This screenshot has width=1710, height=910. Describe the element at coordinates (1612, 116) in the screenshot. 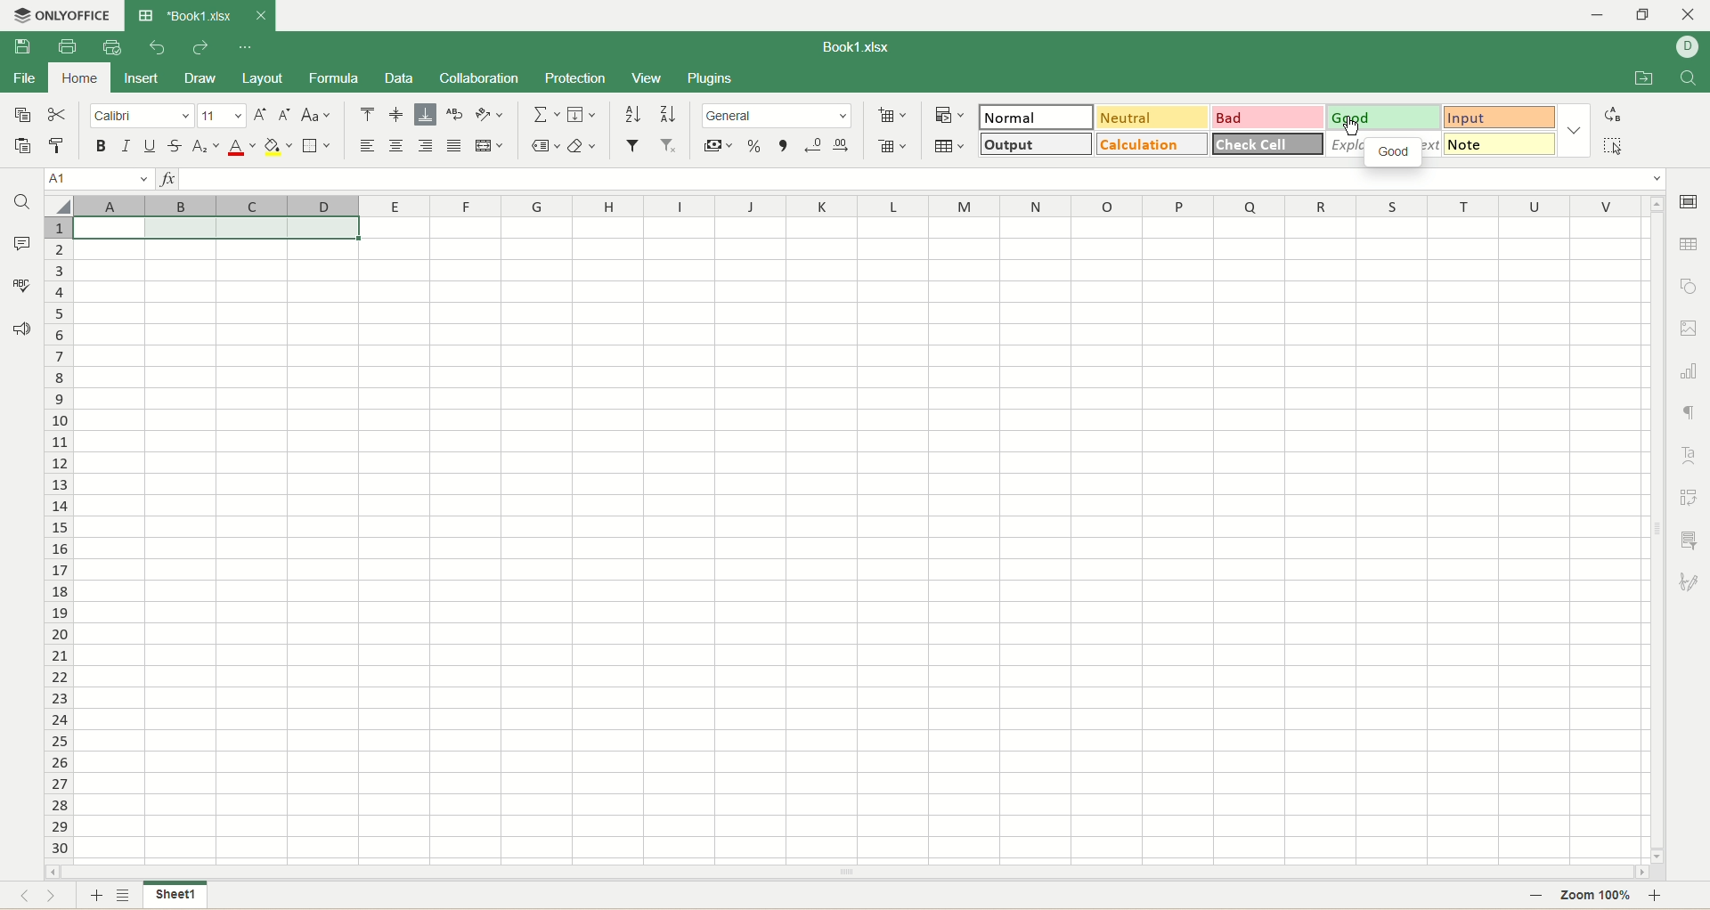

I see `replace` at that location.